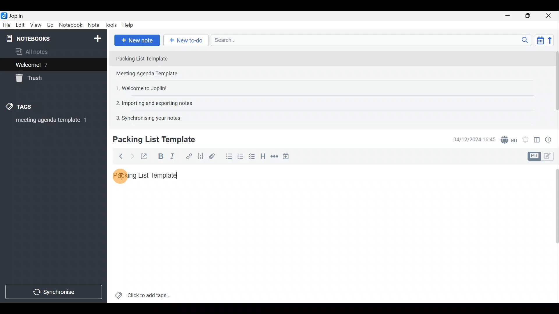 This screenshot has height=314, width=559. Describe the element at coordinates (530, 16) in the screenshot. I see `Maximise` at that location.